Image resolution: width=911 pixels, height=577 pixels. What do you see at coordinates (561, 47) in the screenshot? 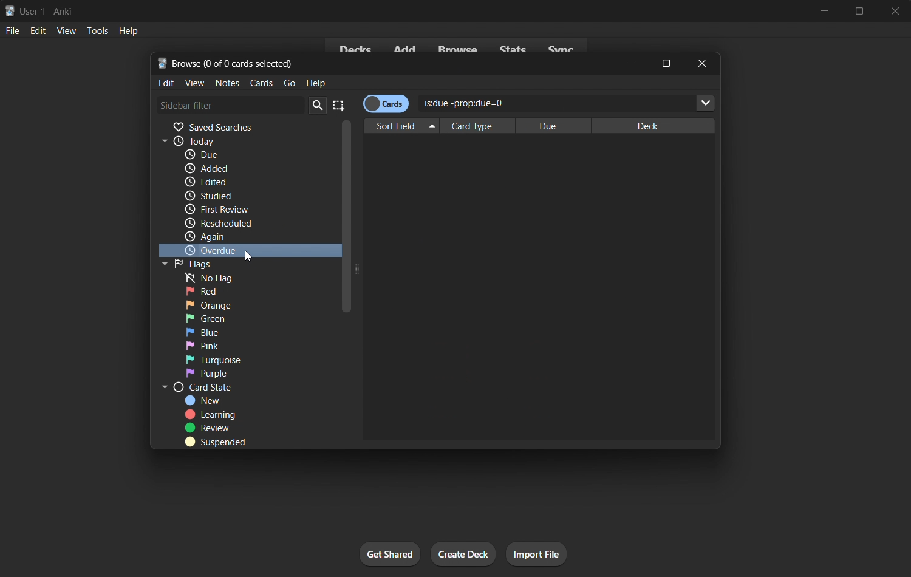
I see `sync` at bounding box center [561, 47].